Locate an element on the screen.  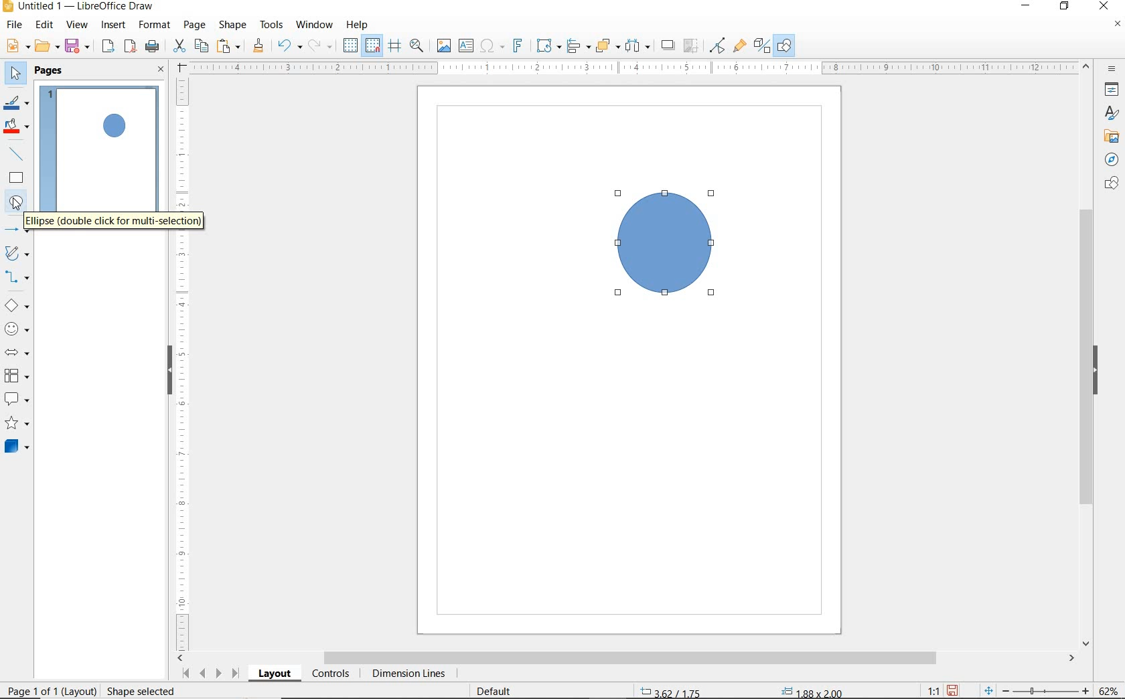
STANDARD SELECTION is located at coordinates (741, 688).